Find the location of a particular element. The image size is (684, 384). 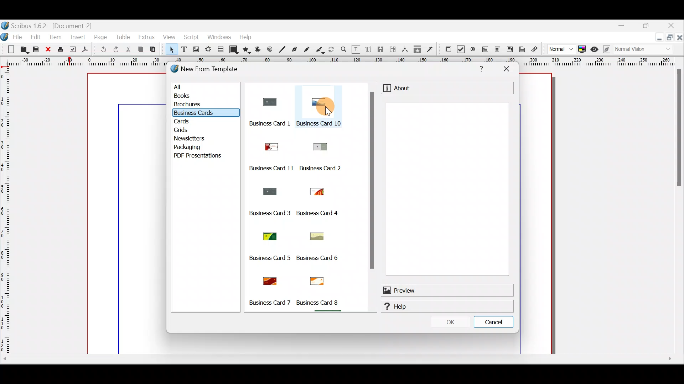

Document name is located at coordinates (51, 24).